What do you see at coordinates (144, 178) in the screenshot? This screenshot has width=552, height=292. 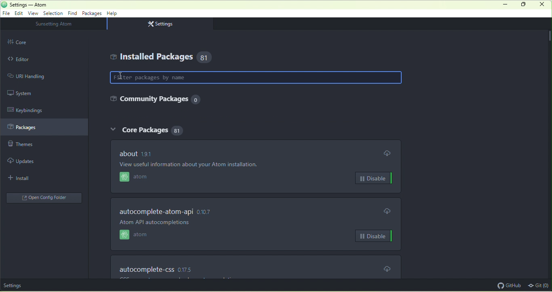 I see `atom` at bounding box center [144, 178].